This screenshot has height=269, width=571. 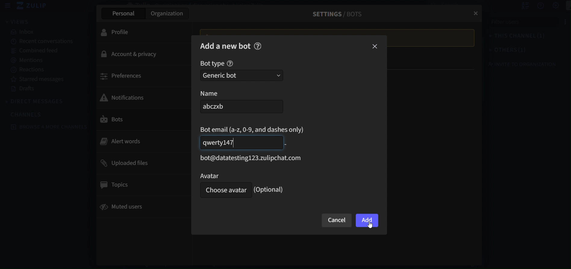 I want to click on name, so click(x=217, y=93).